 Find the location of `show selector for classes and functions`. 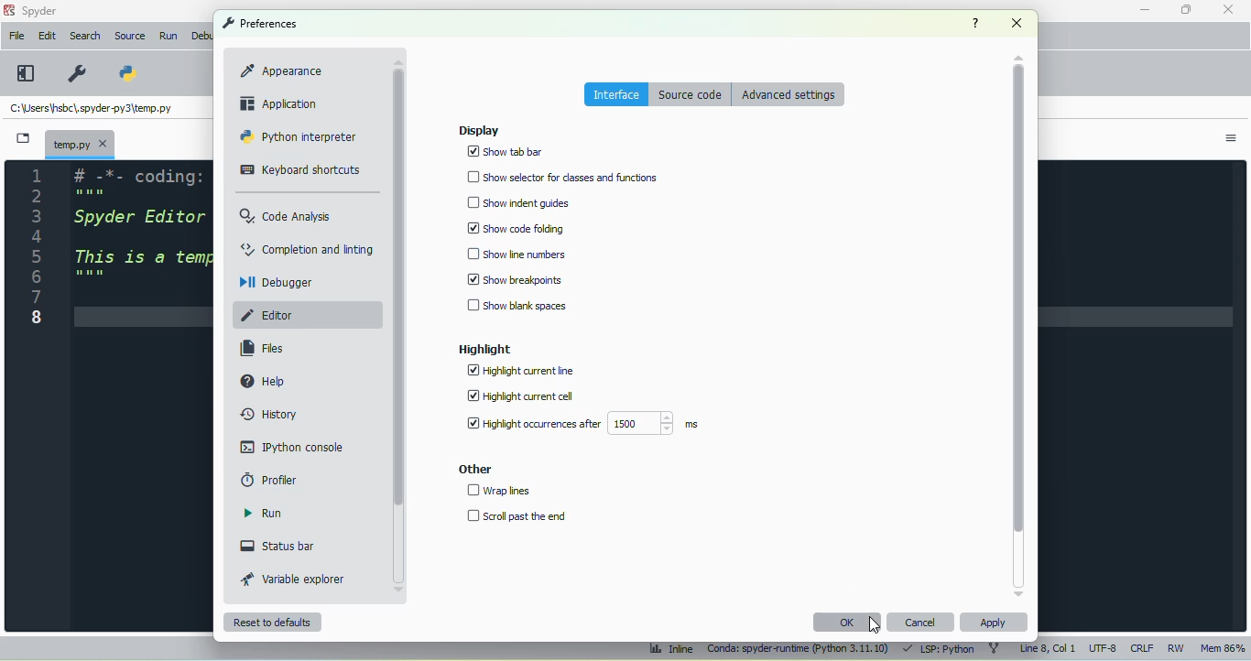

show selector for classes and functions is located at coordinates (564, 177).